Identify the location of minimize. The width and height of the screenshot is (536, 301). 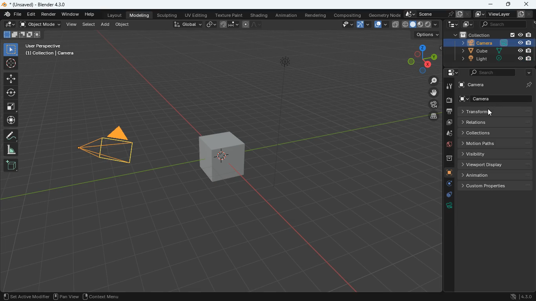
(491, 5).